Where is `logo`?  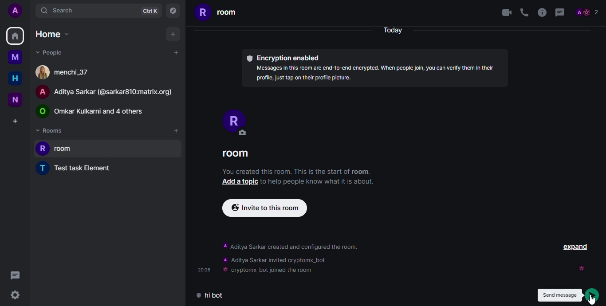 logo is located at coordinates (42, 111).